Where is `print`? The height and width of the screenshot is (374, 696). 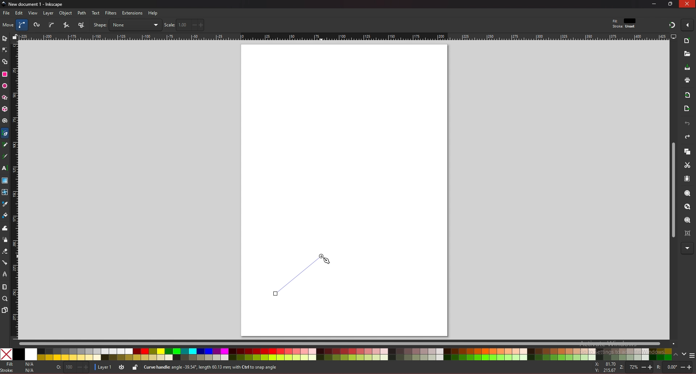 print is located at coordinates (687, 80).